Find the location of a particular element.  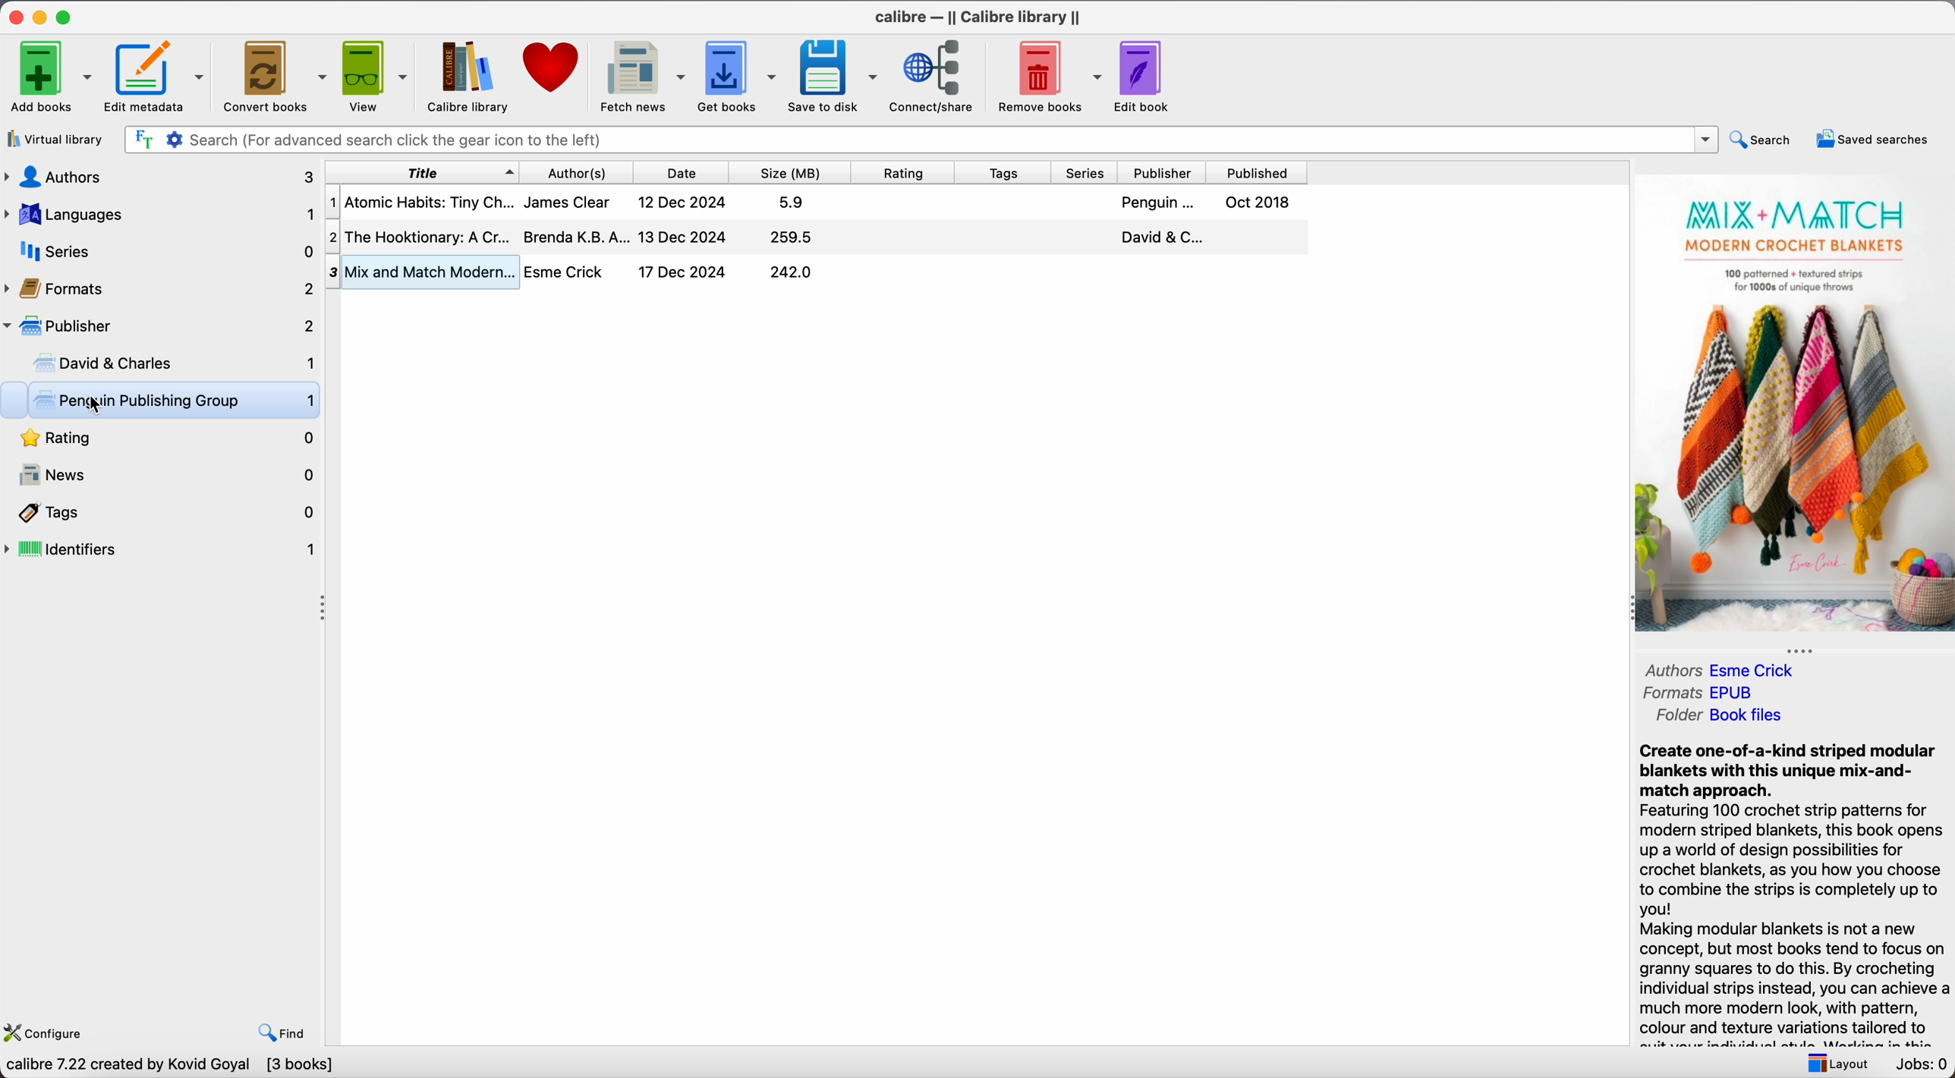

remove books is located at coordinates (1050, 76).